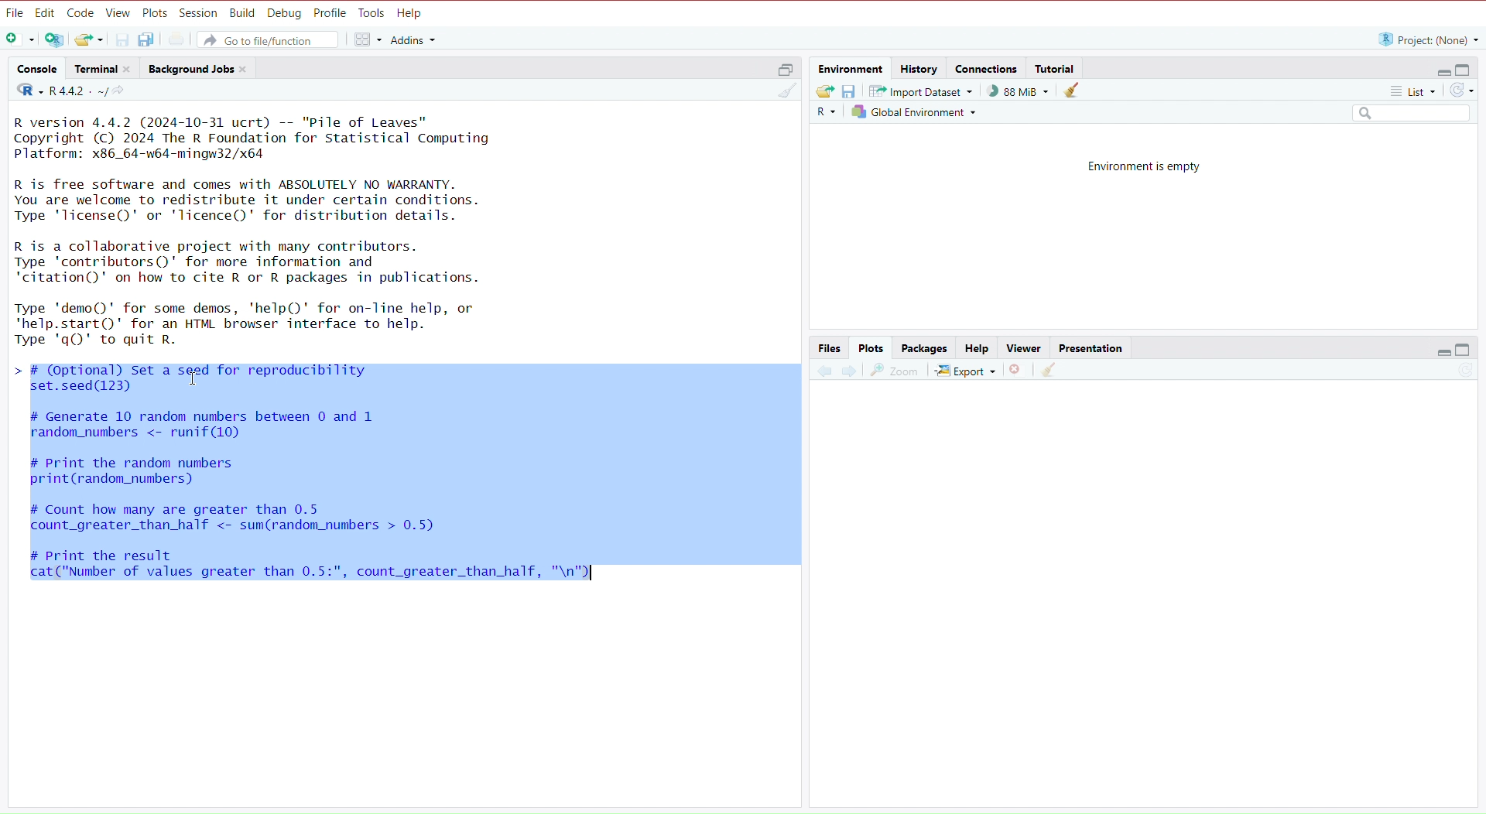  Describe the element at coordinates (851, 91) in the screenshot. I see `Save` at that location.